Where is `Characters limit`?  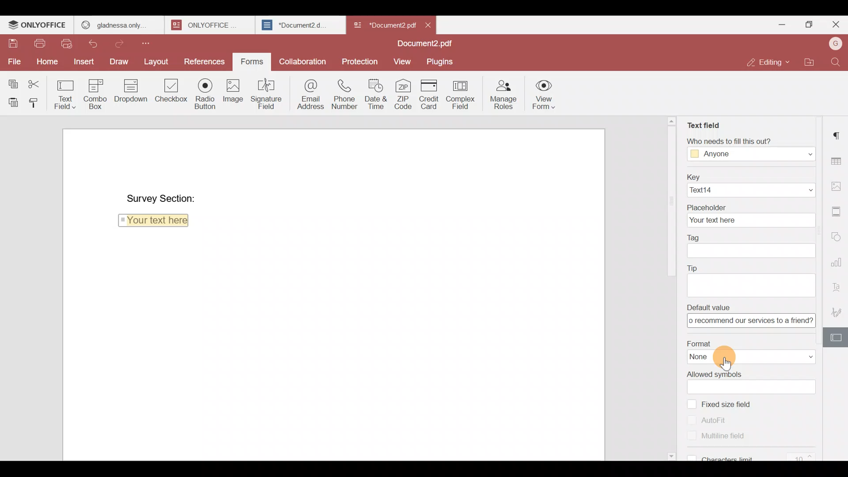 Characters limit is located at coordinates (755, 456).